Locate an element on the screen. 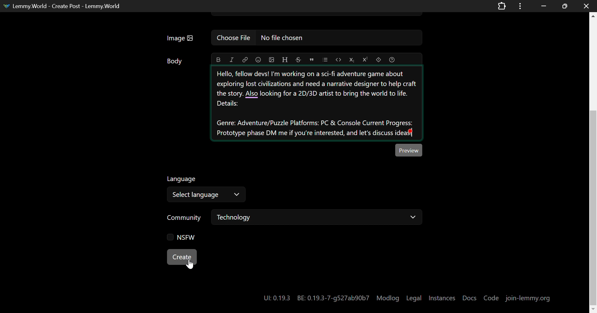  Docs is located at coordinates (470, 295).